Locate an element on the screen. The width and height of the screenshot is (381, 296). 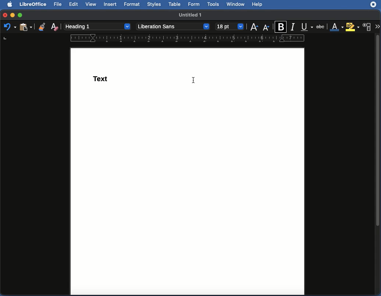
Styles is located at coordinates (154, 6).